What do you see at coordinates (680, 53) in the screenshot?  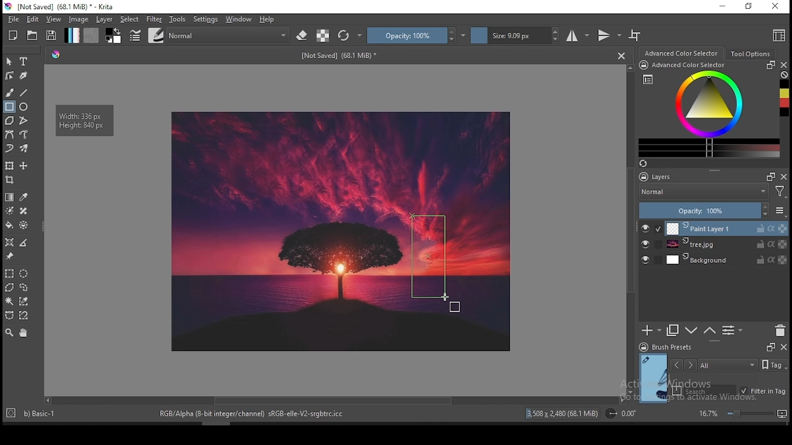 I see `advance color selector` at bounding box center [680, 53].